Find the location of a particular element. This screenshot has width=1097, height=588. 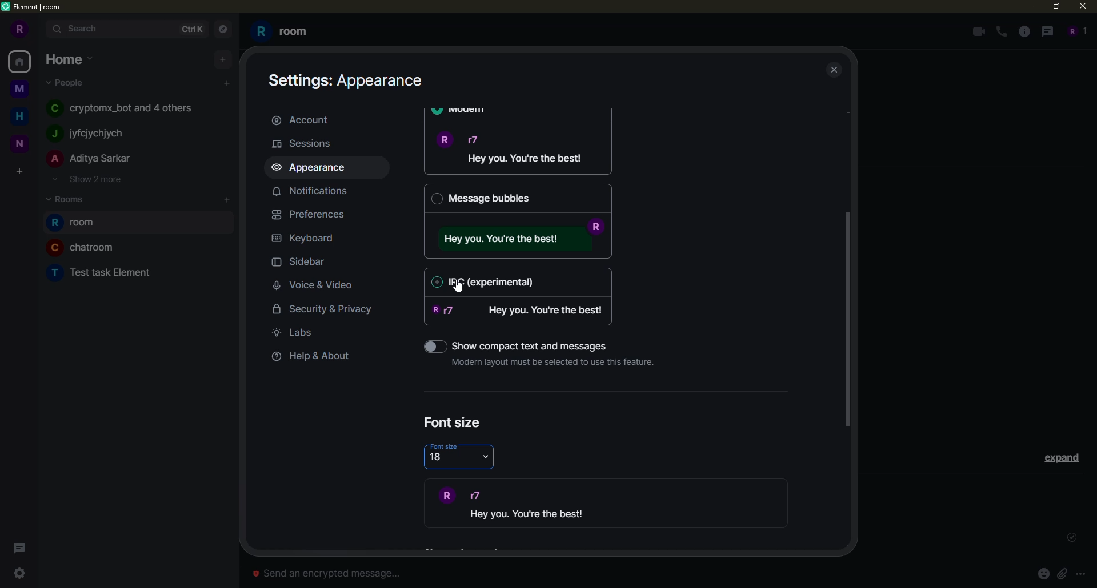

expand is located at coordinates (41, 30).